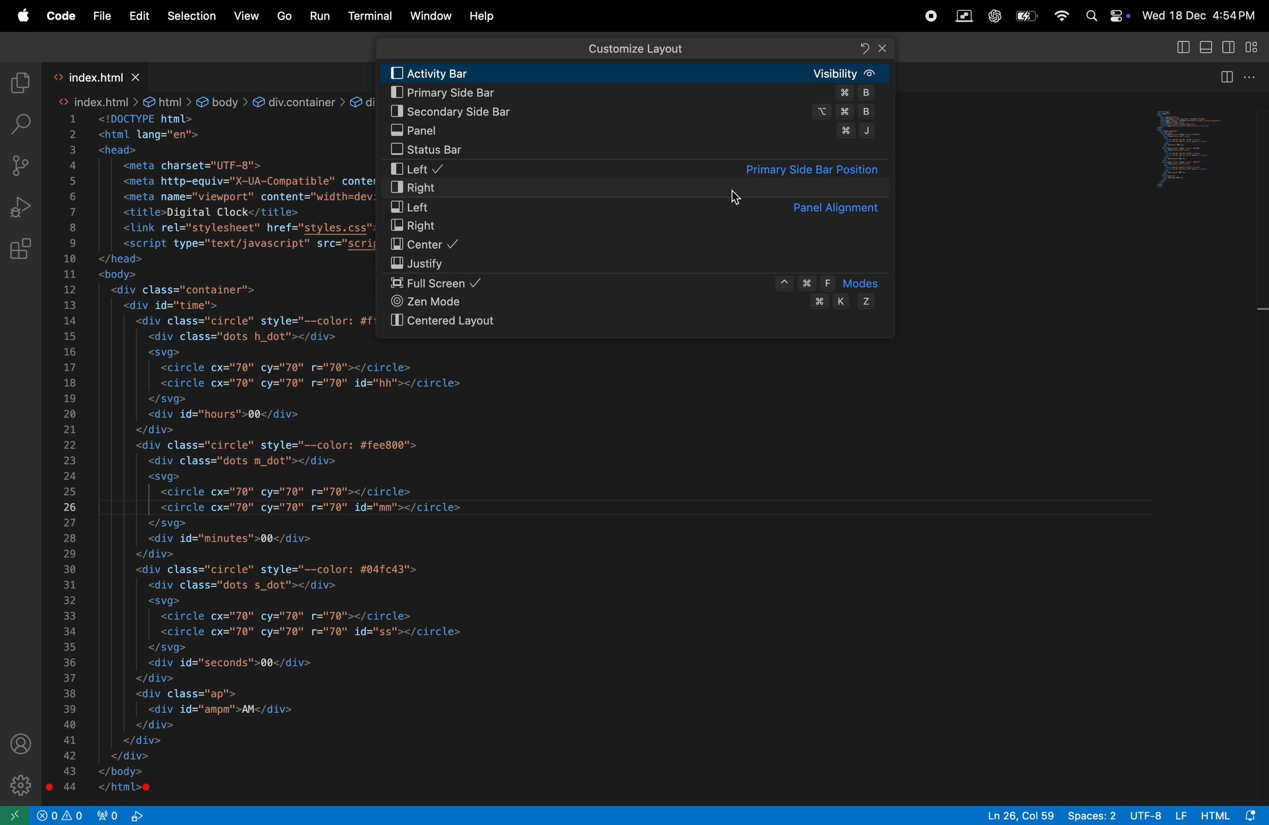 Image resolution: width=1269 pixels, height=825 pixels. Describe the element at coordinates (1208, 46) in the screenshot. I see `toggle panel` at that location.